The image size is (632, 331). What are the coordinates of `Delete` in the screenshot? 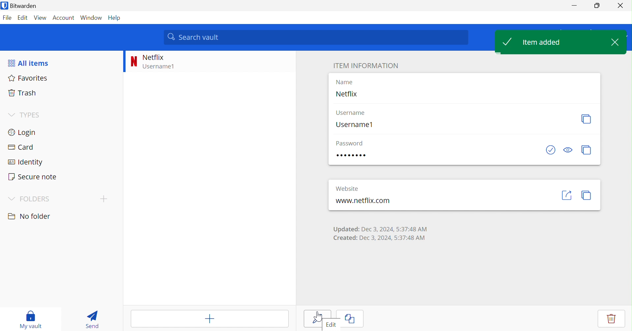 It's located at (613, 318).